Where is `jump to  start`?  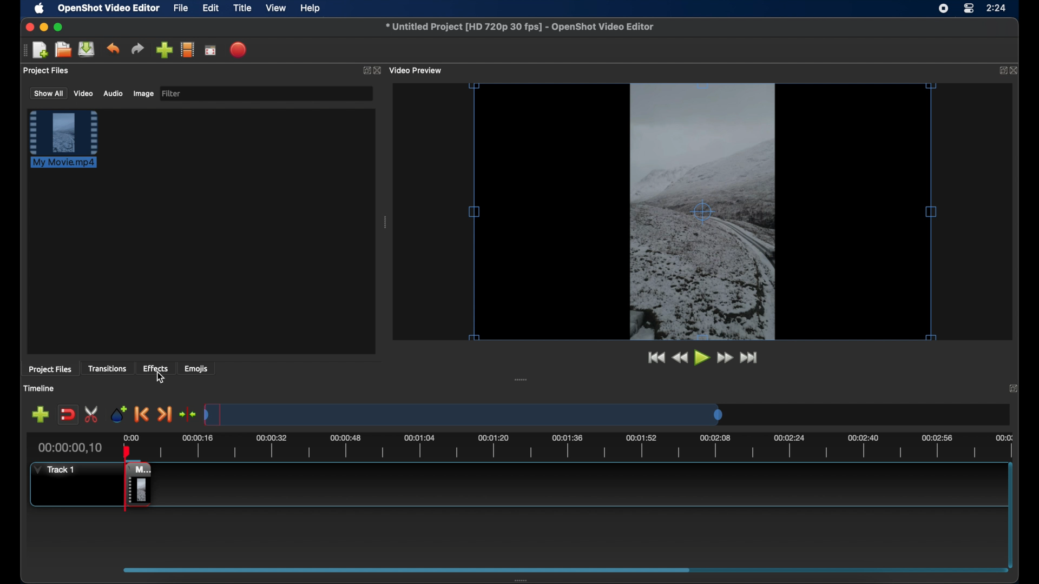 jump to  start is located at coordinates (655, 356).